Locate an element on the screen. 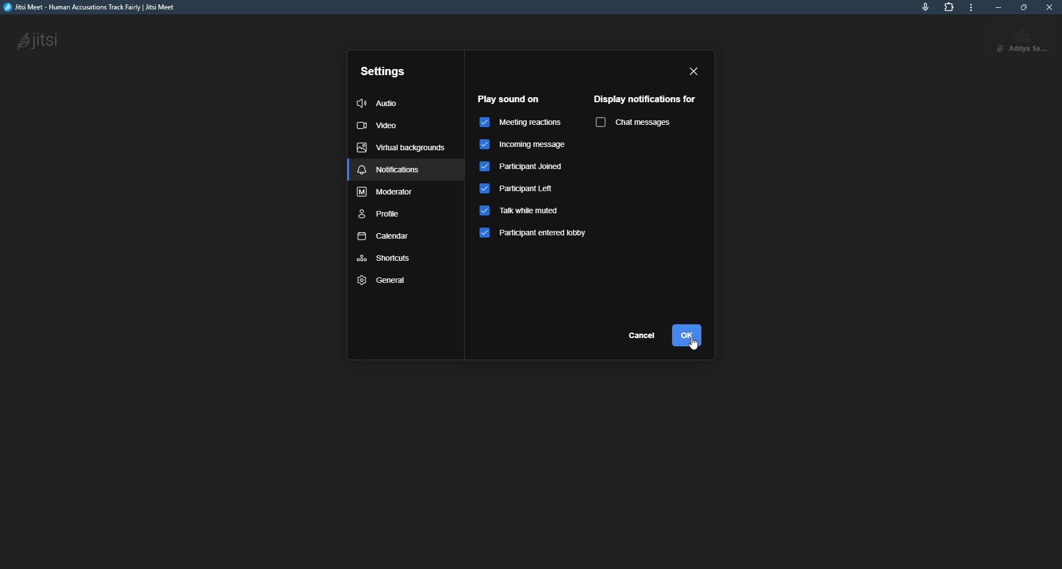 The height and width of the screenshot is (569, 1062). meeting reactions is located at coordinates (520, 124).